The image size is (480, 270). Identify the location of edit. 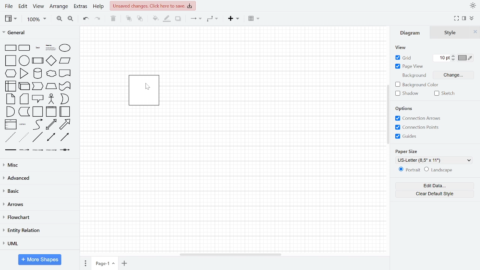
(23, 6).